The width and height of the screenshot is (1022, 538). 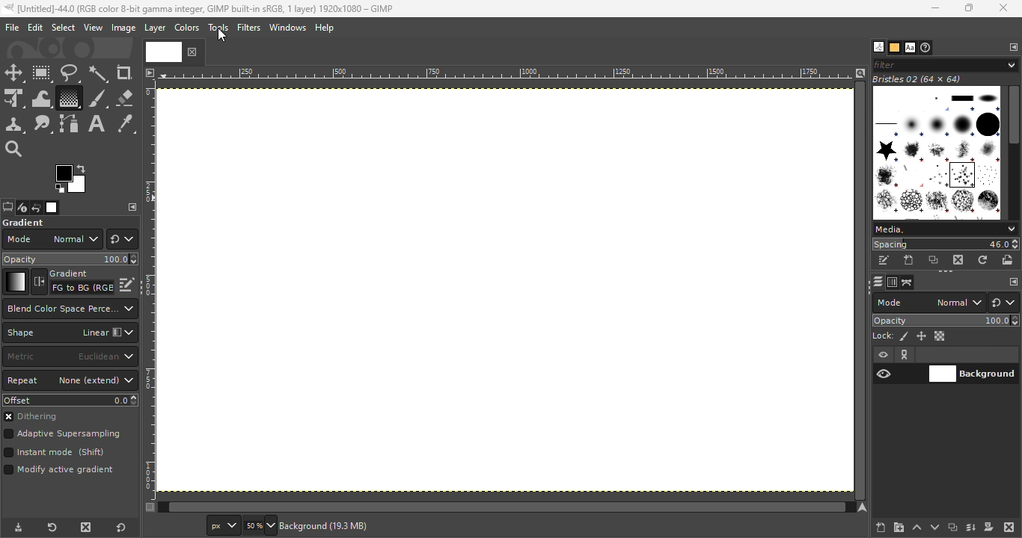 I want to click on Instant mode, so click(x=53, y=454).